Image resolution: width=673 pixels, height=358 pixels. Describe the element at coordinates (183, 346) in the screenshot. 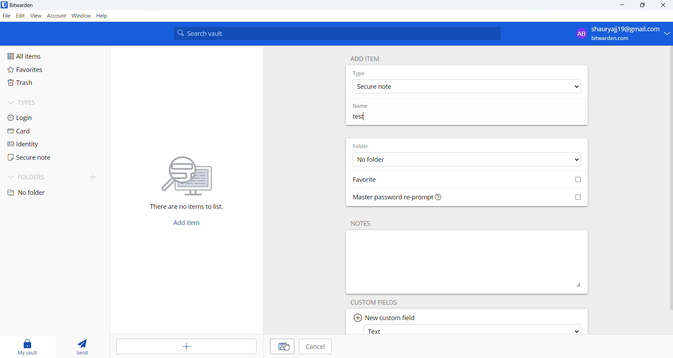

I see `add` at that location.